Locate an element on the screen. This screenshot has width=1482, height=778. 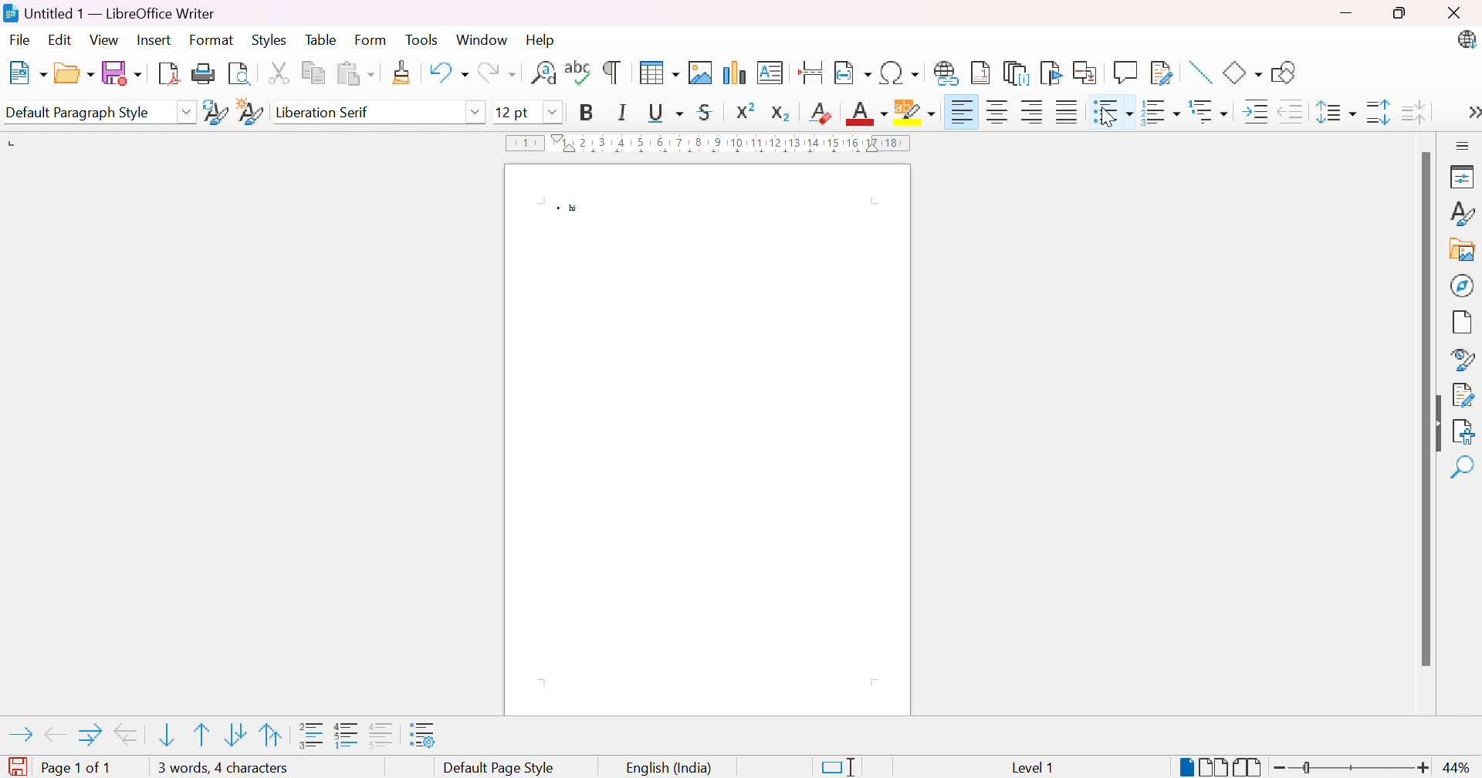
Bullet point is located at coordinates (564, 209).